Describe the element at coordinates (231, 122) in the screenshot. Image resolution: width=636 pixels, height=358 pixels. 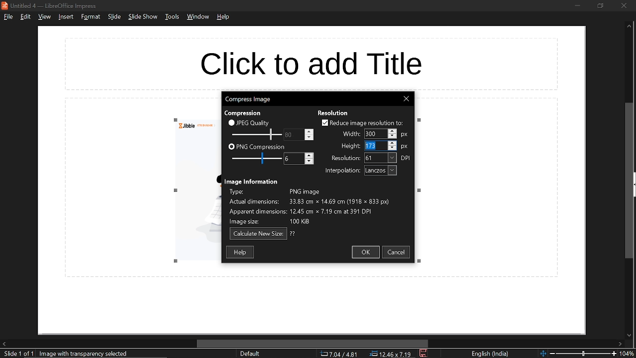
I see `checkbox` at that location.